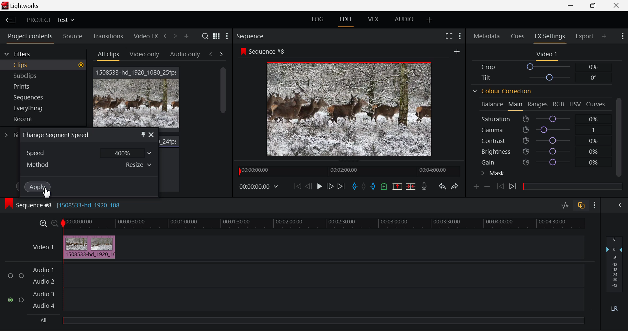 The image size is (628, 331). Describe the element at coordinates (487, 187) in the screenshot. I see `Remove keyframe` at that location.